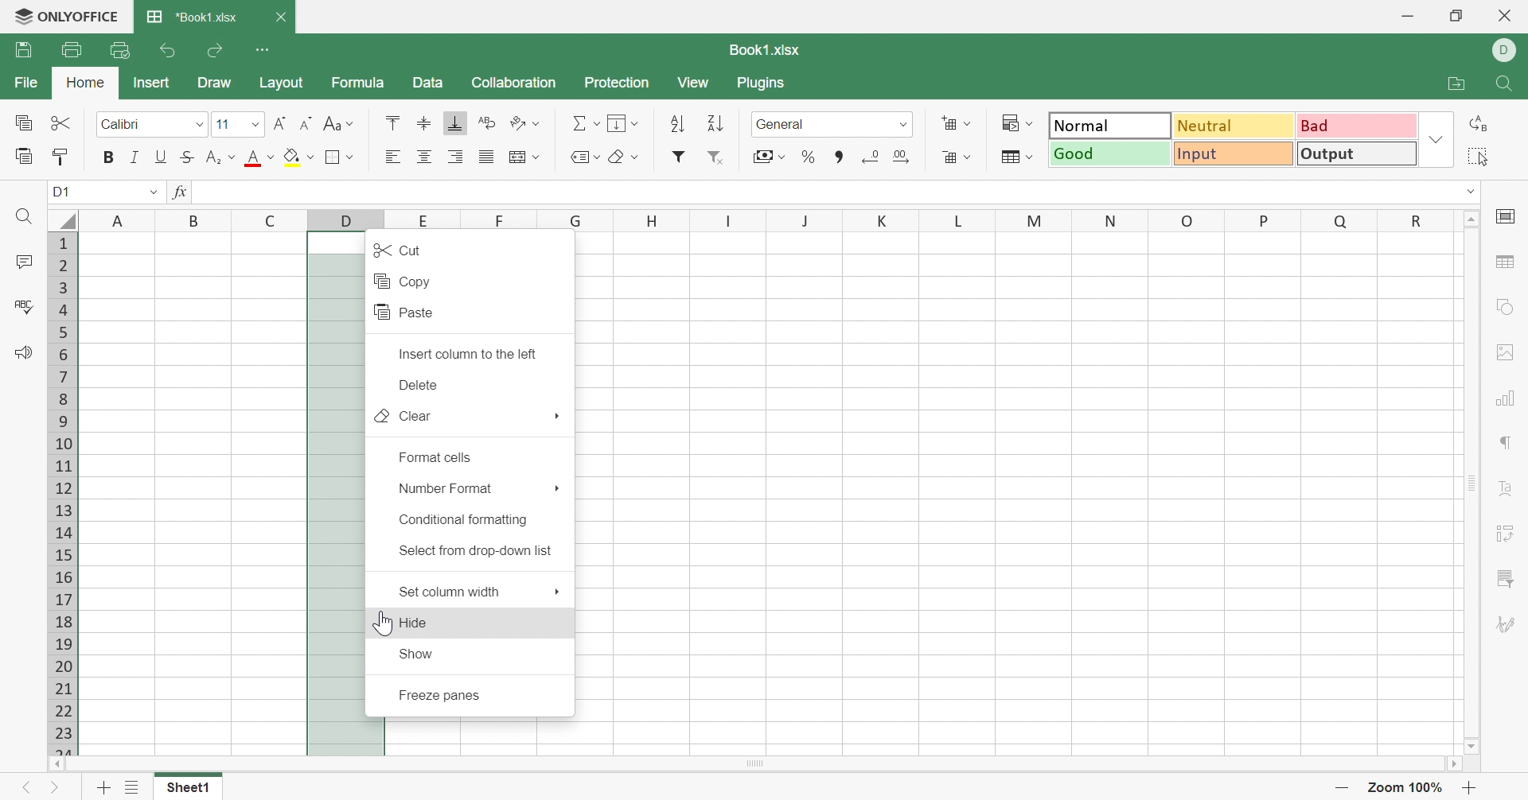  Describe the element at coordinates (1027, 122) in the screenshot. I see `Drop Down` at that location.